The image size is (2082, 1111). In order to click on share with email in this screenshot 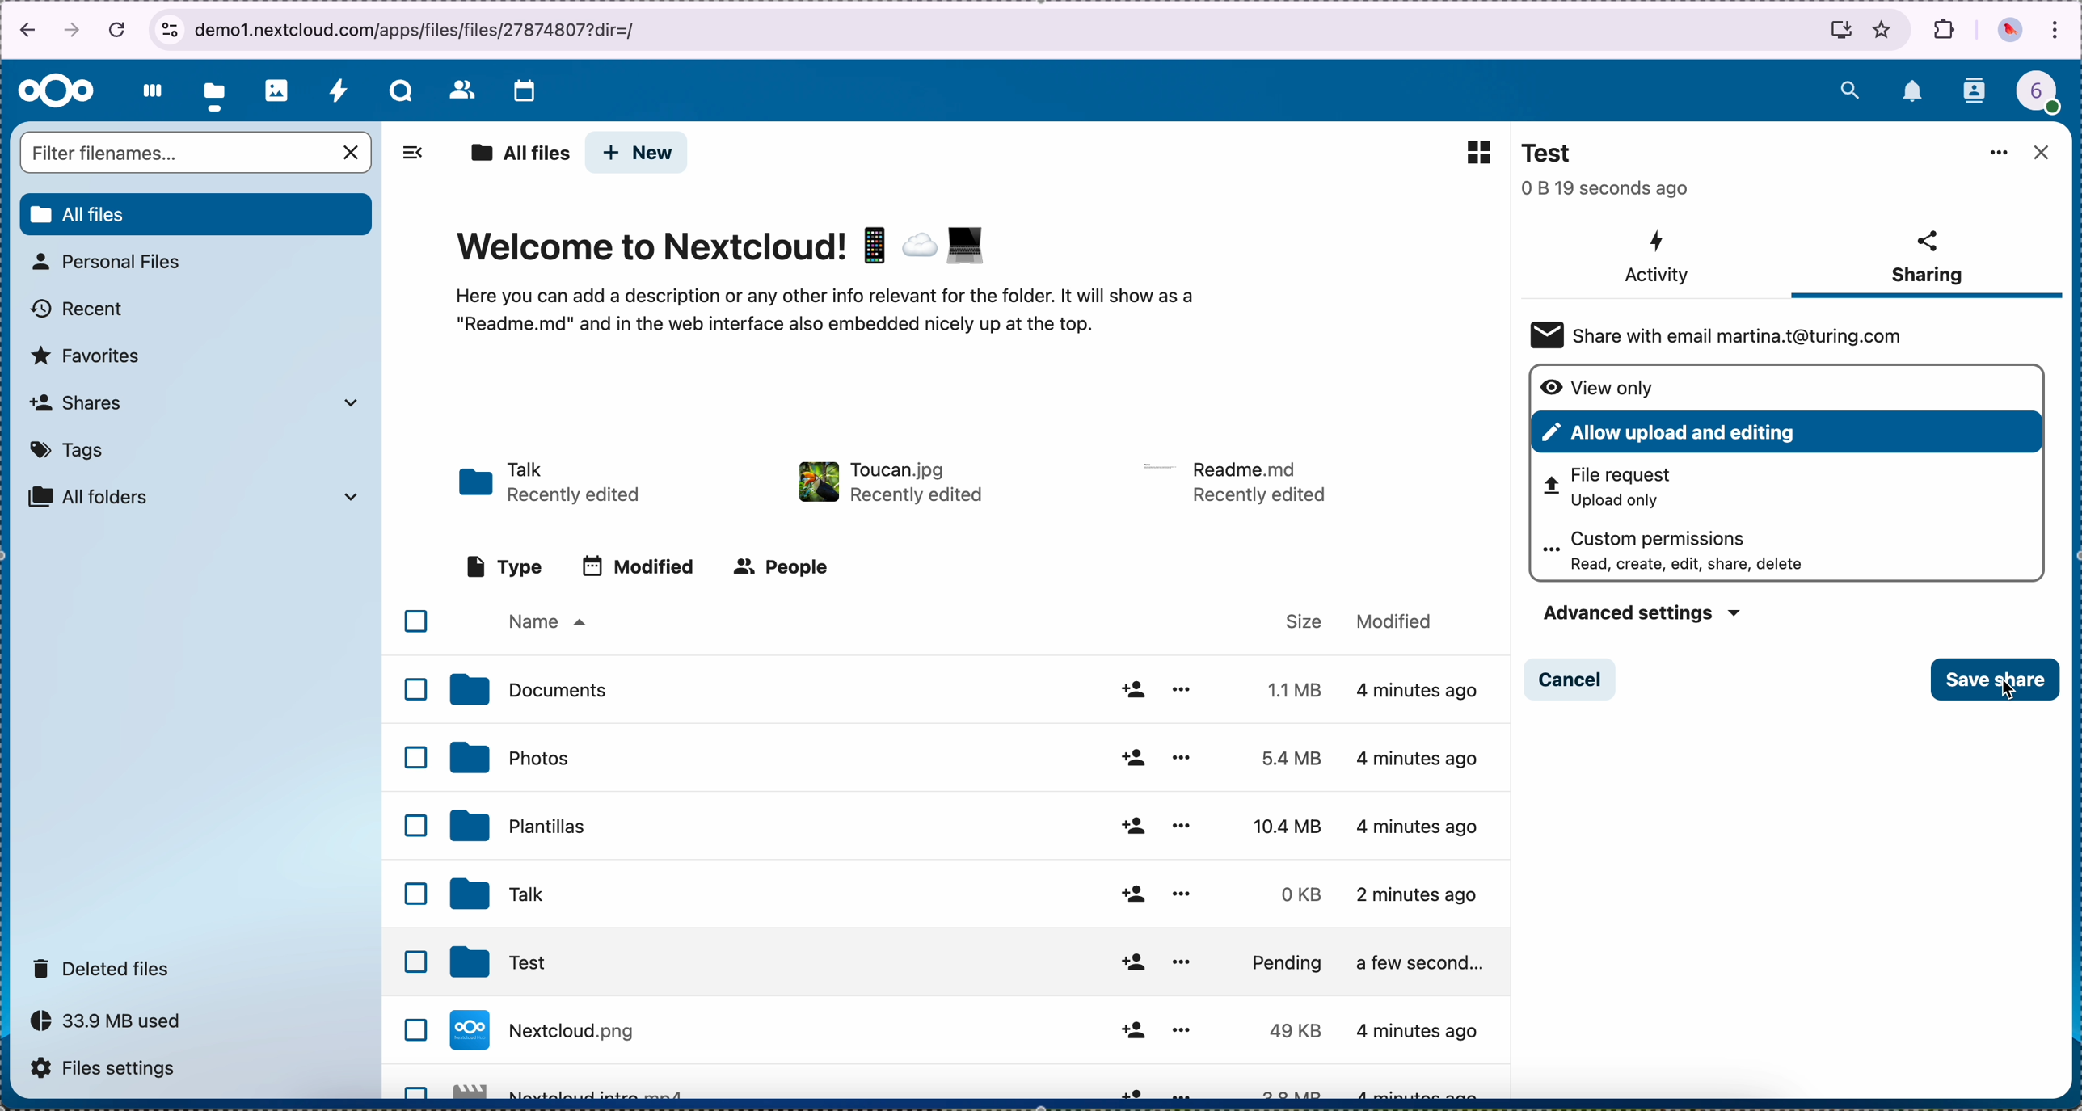, I will do `click(1733, 335)`.